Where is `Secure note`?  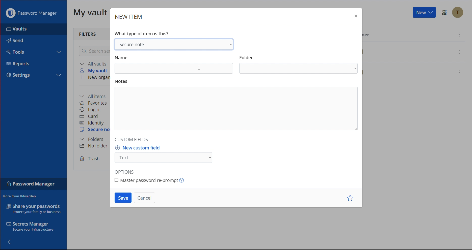
Secure note is located at coordinates (176, 44).